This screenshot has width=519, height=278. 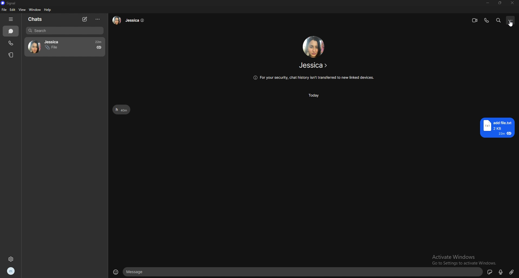 I want to click on resize, so click(x=500, y=3).